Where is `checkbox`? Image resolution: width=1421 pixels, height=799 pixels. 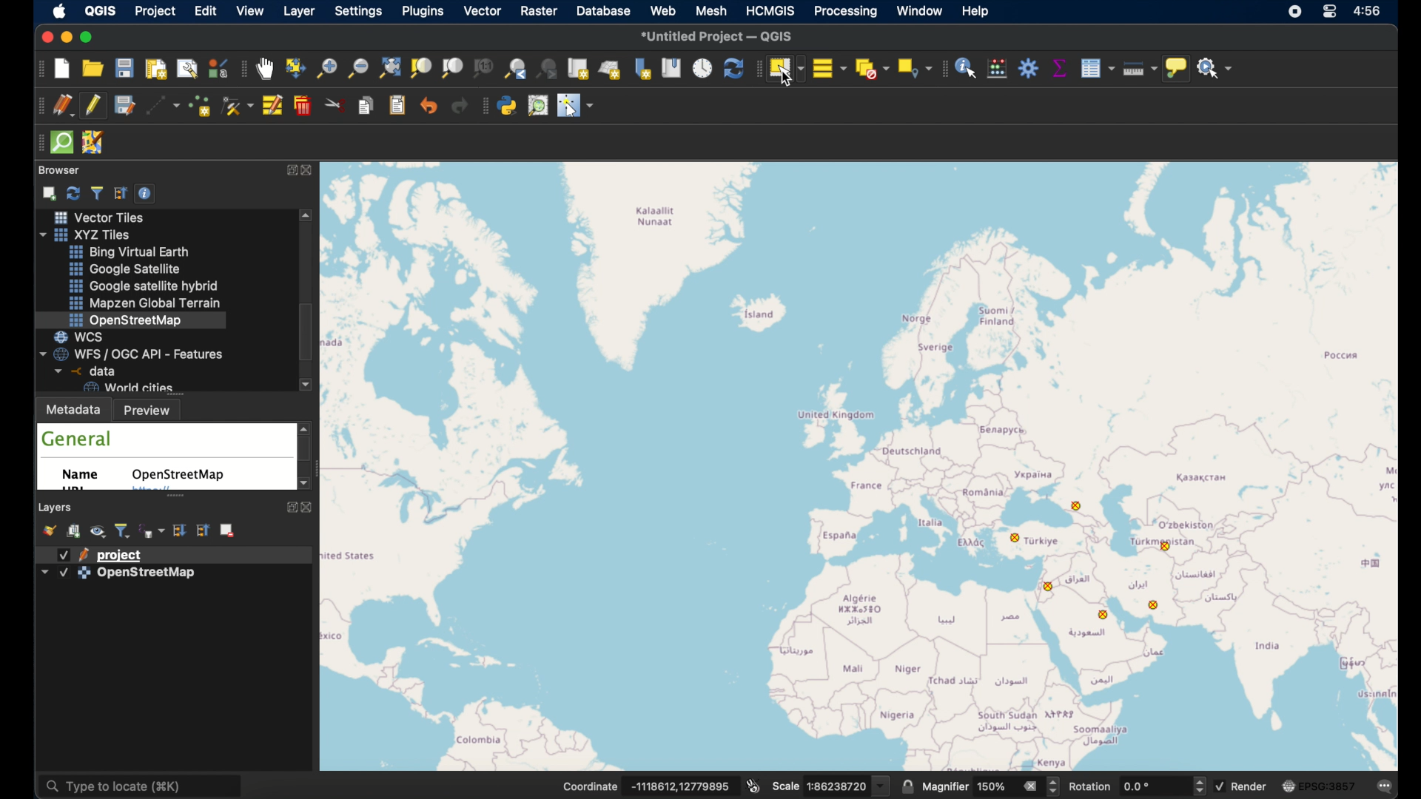 checkbox is located at coordinates (64, 573).